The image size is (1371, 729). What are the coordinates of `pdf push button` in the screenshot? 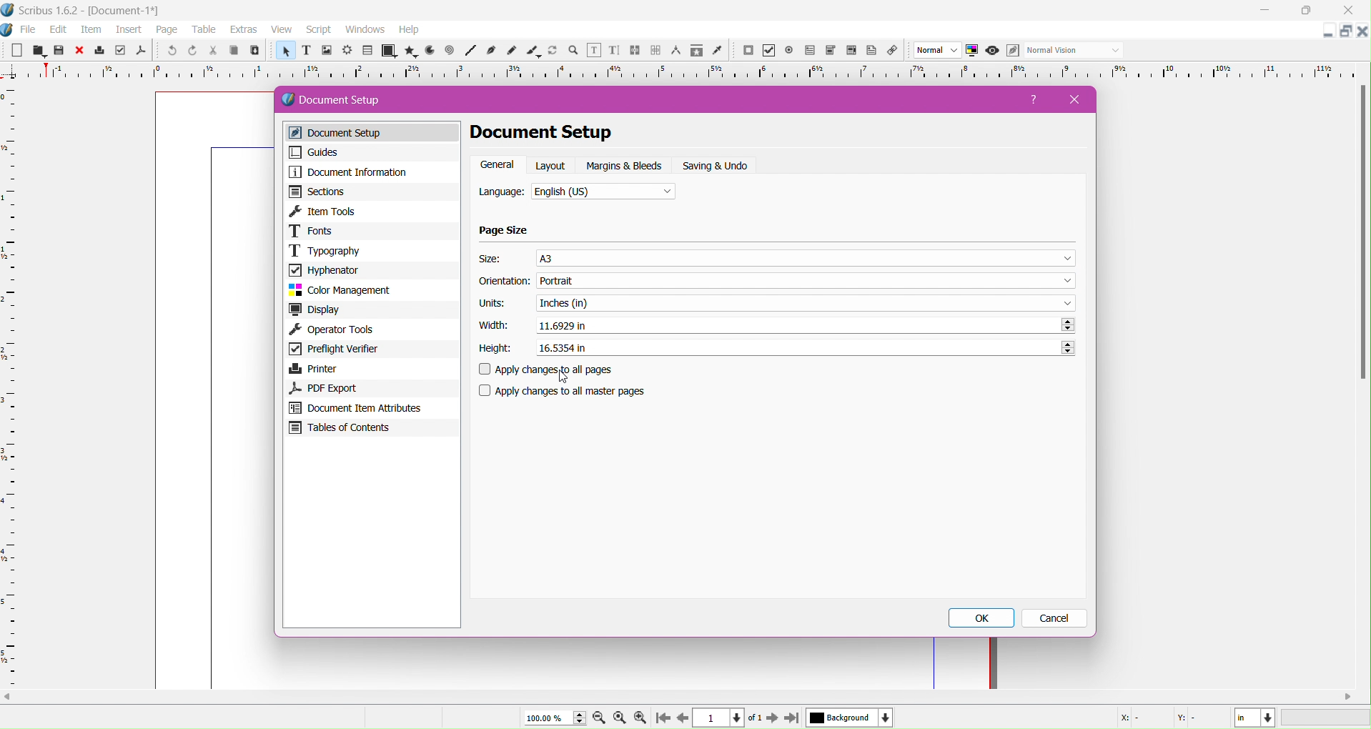 It's located at (748, 51).